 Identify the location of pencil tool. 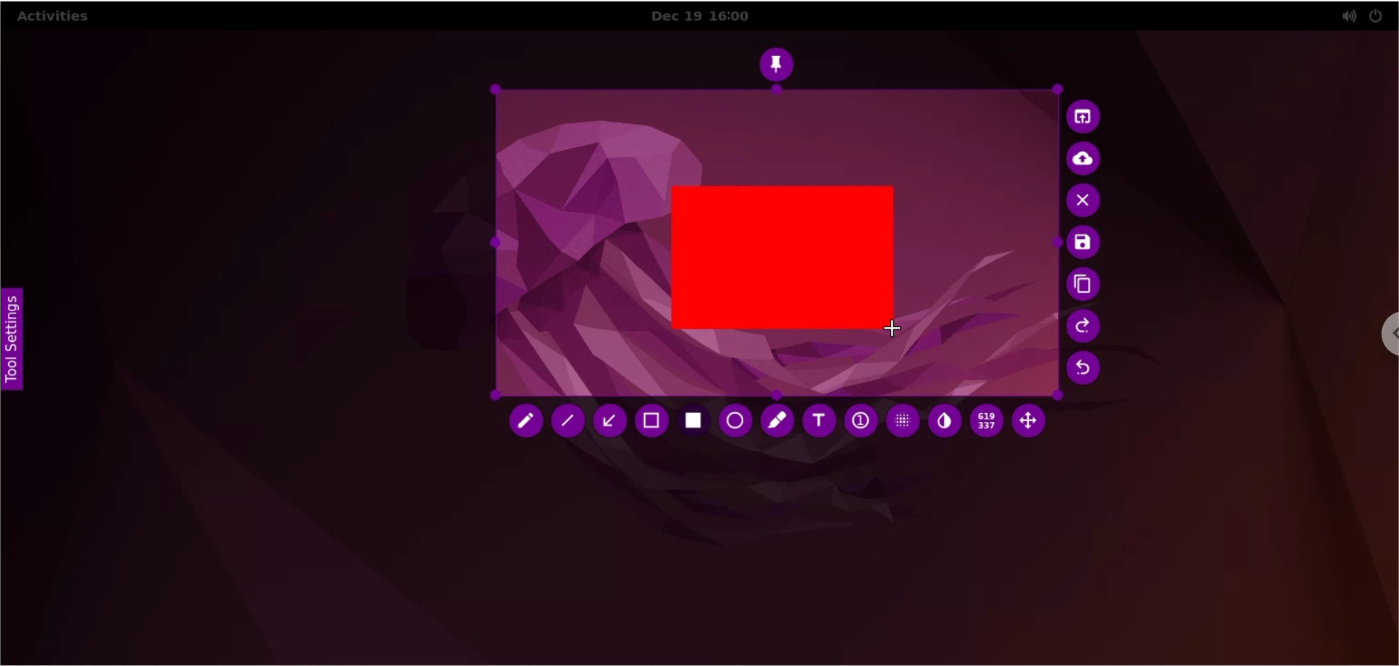
(525, 424).